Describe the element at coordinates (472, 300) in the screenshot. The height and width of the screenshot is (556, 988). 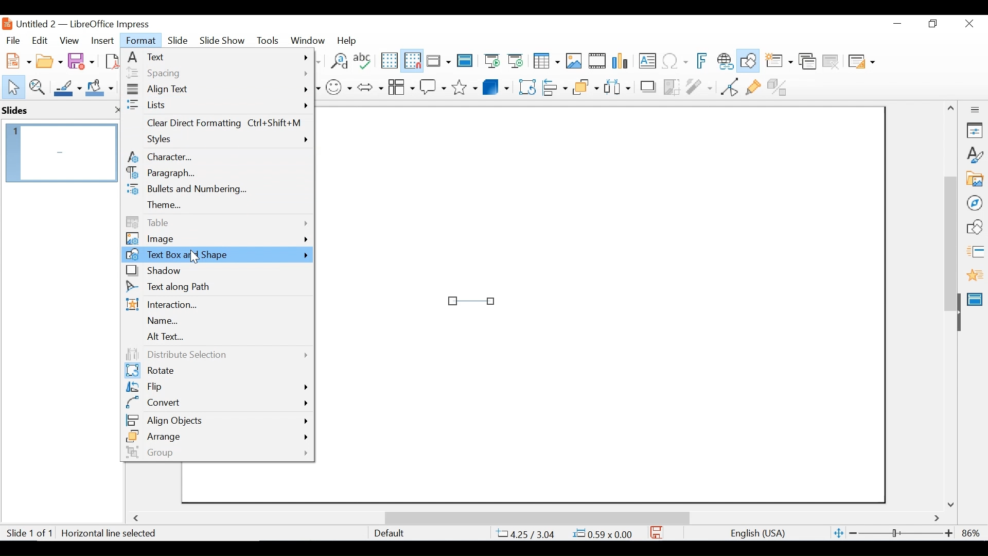
I see `Horizontal Line` at that location.